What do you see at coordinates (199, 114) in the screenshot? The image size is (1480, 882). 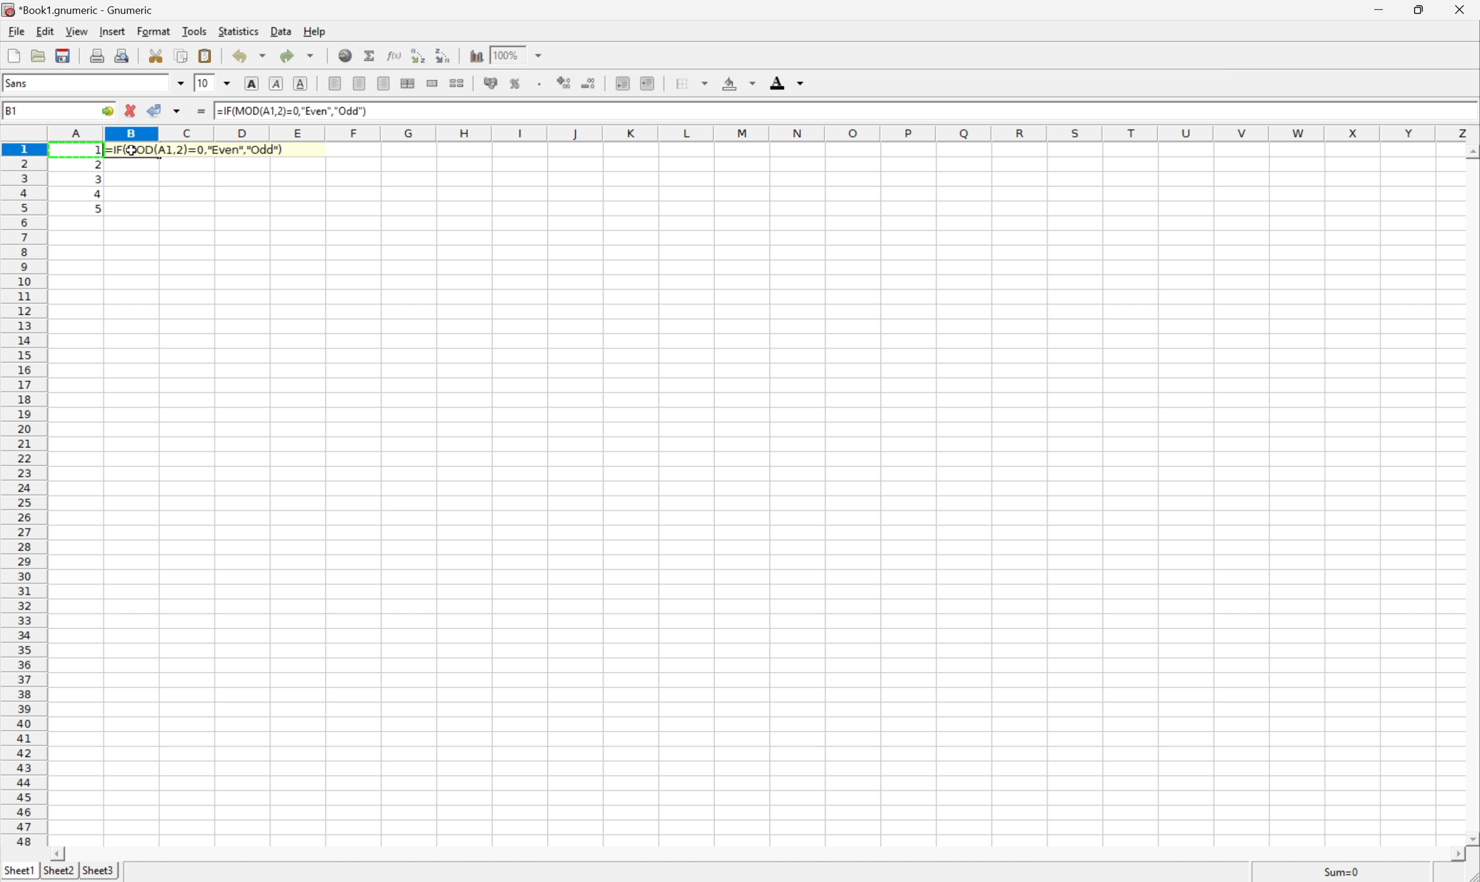 I see `Enter formula` at bounding box center [199, 114].